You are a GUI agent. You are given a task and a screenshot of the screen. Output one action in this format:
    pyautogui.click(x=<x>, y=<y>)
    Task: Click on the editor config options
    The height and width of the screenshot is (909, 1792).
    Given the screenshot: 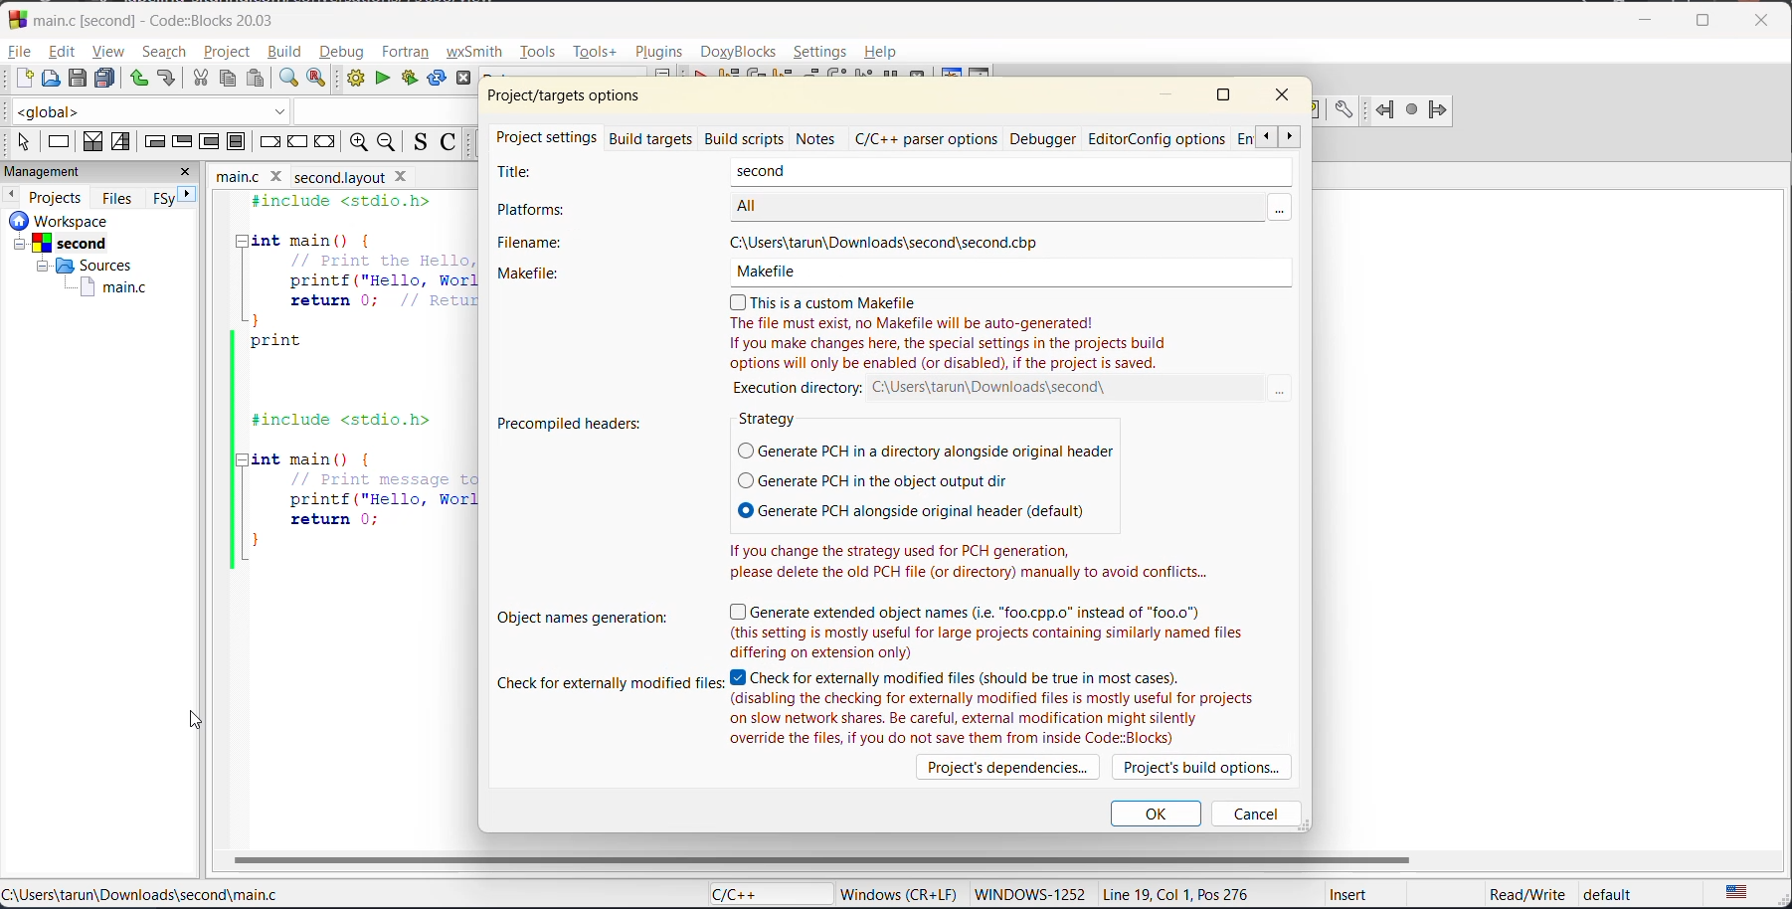 What is the action you would take?
    pyautogui.click(x=1157, y=141)
    